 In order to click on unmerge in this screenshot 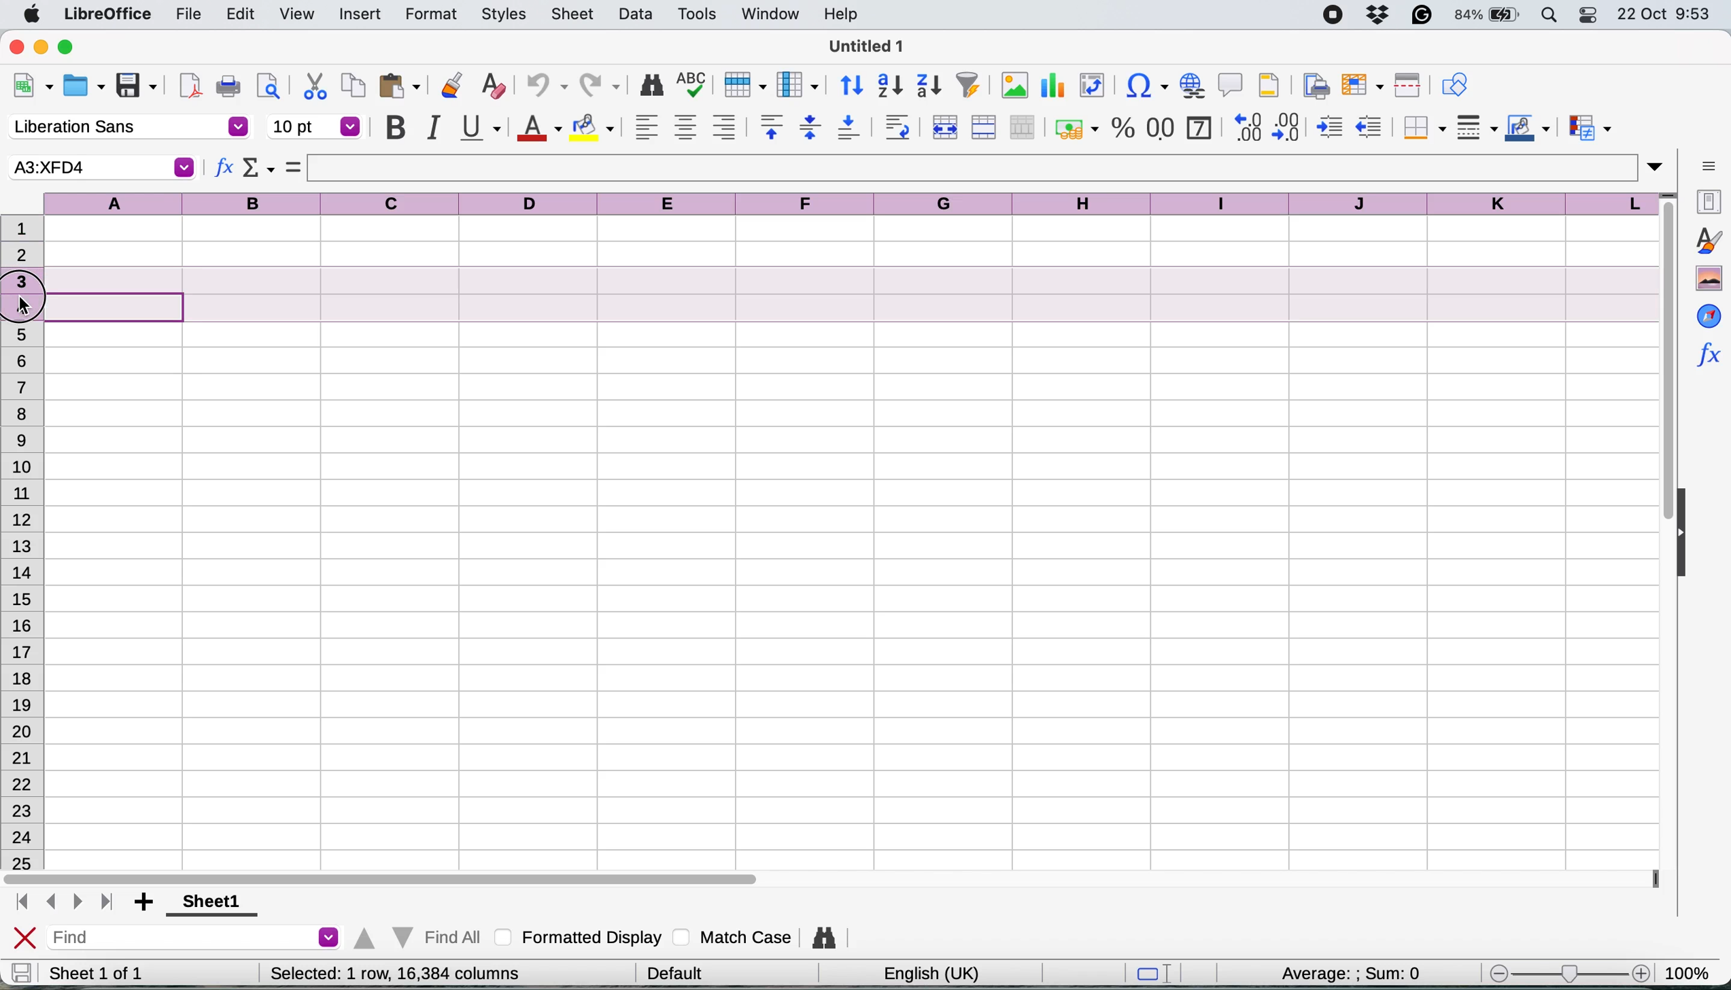, I will do `click(1023, 128)`.